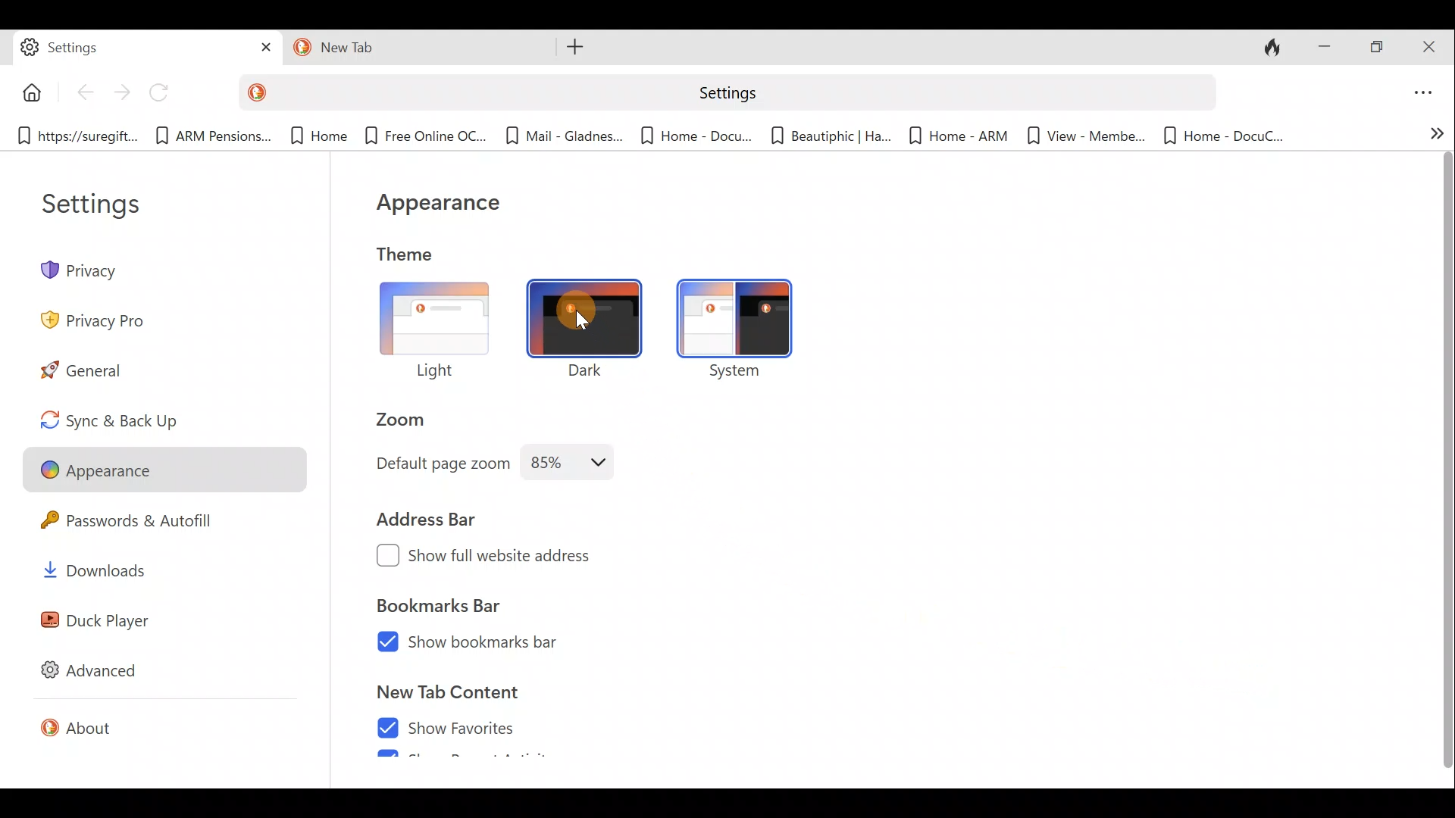 The height and width of the screenshot is (818, 1455). Describe the element at coordinates (1272, 47) in the screenshot. I see `Close tabs and clear data` at that location.